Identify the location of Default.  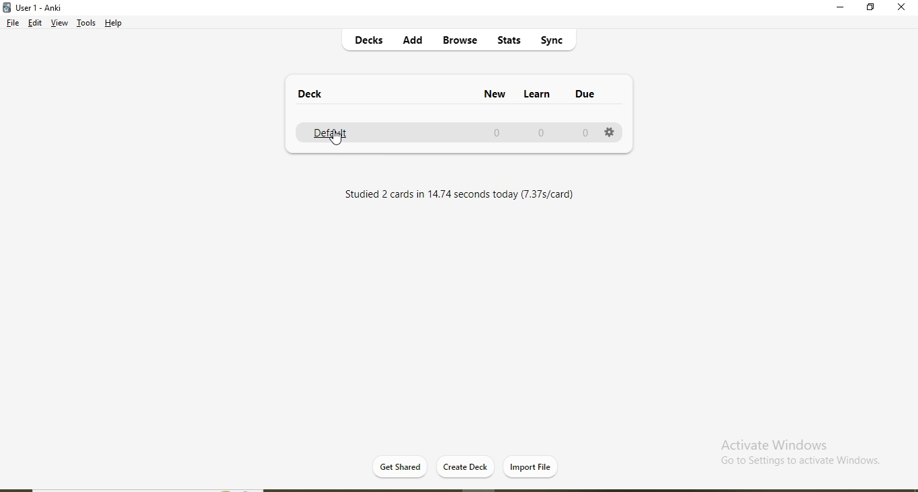
(331, 132).